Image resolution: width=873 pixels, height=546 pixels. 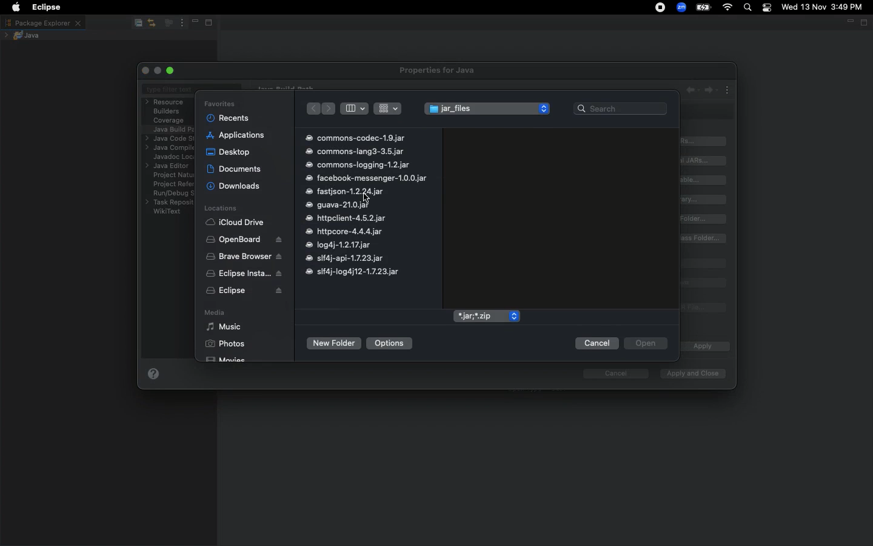 What do you see at coordinates (173, 129) in the screenshot?
I see `Java build path` at bounding box center [173, 129].